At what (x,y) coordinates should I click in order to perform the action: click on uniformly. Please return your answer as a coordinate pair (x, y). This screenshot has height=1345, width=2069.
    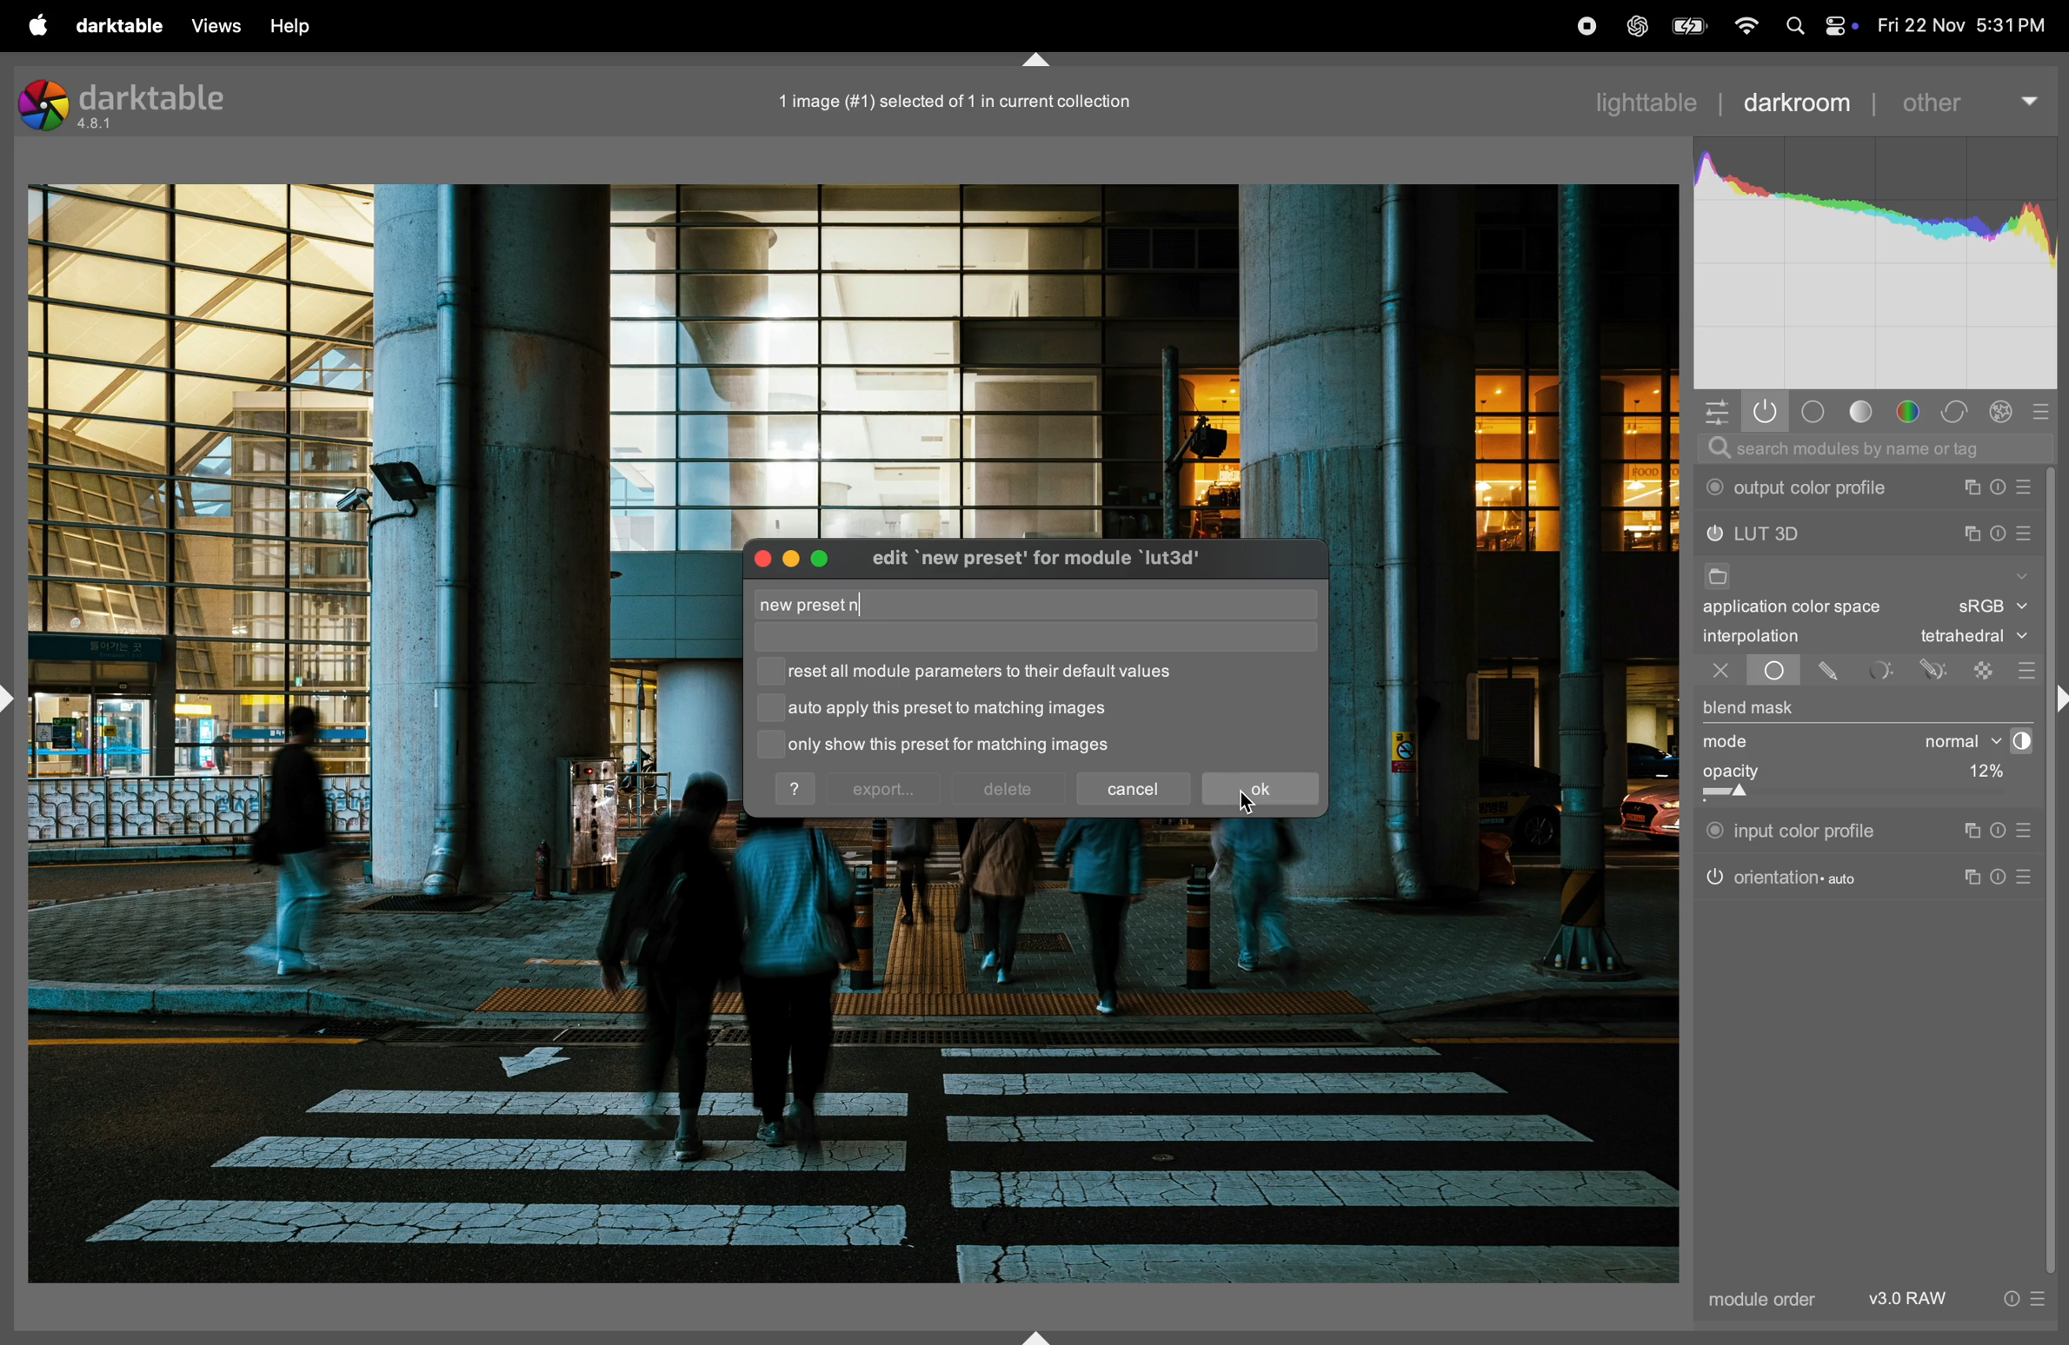
    Looking at the image, I should click on (1758, 671).